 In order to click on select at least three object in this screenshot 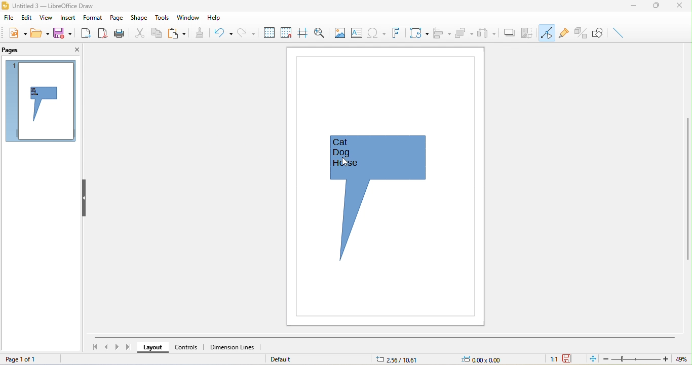, I will do `click(485, 33)`.